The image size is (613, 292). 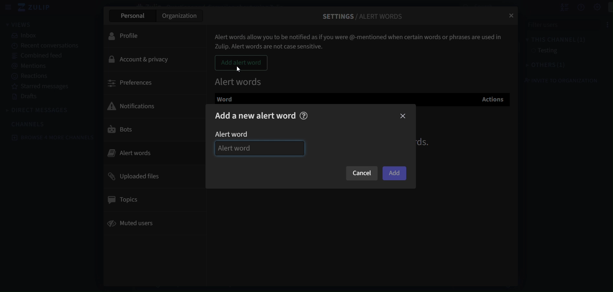 What do you see at coordinates (32, 66) in the screenshot?
I see `mentions` at bounding box center [32, 66].